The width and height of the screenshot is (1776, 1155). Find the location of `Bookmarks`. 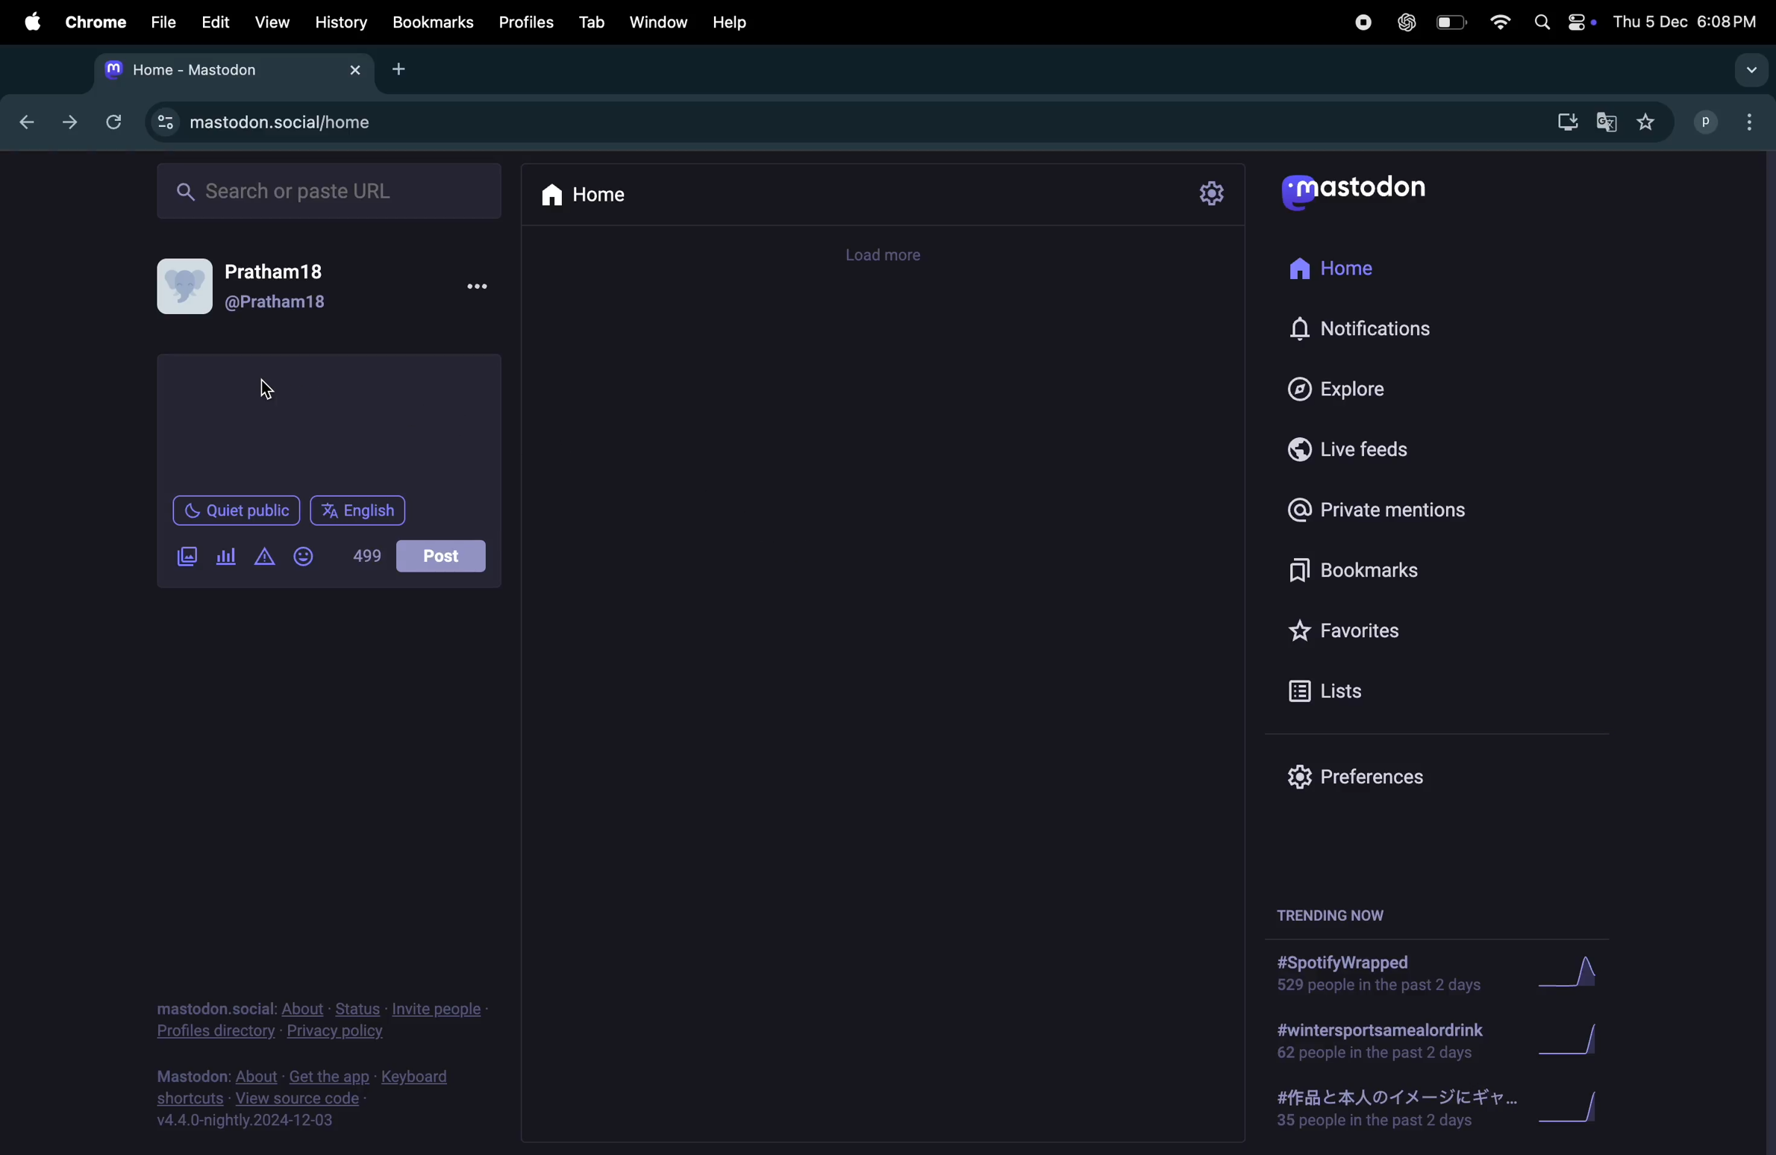

Bookmarks is located at coordinates (432, 22).